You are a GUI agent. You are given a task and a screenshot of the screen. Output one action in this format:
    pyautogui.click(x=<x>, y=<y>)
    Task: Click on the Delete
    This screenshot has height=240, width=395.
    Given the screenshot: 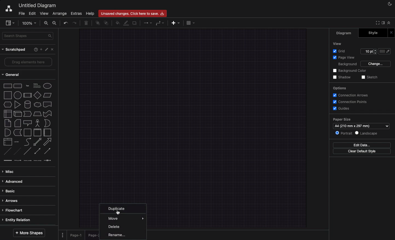 What is the action you would take?
    pyautogui.click(x=114, y=227)
    